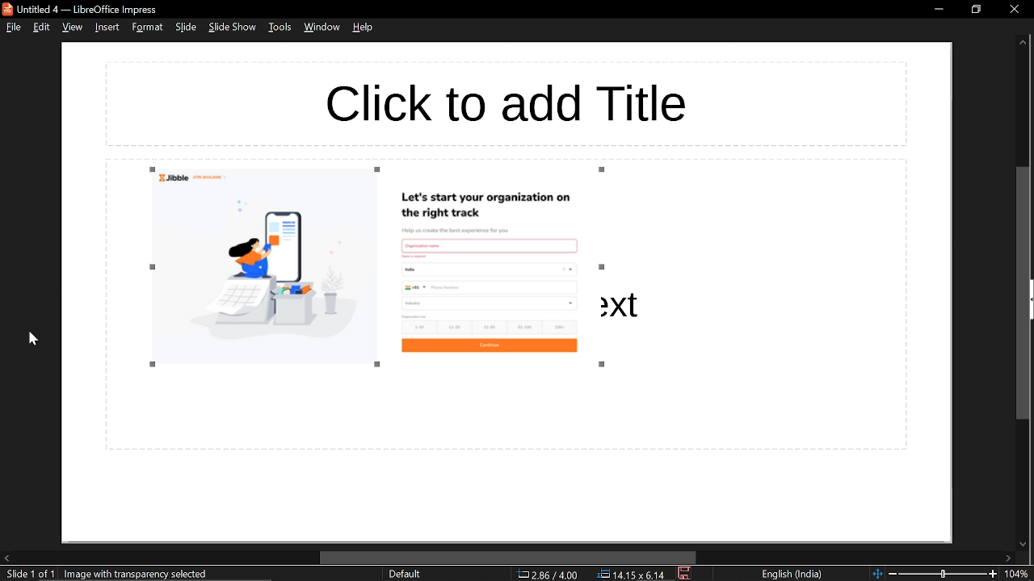 This screenshot has width=1034, height=581. I want to click on move left, so click(6, 558).